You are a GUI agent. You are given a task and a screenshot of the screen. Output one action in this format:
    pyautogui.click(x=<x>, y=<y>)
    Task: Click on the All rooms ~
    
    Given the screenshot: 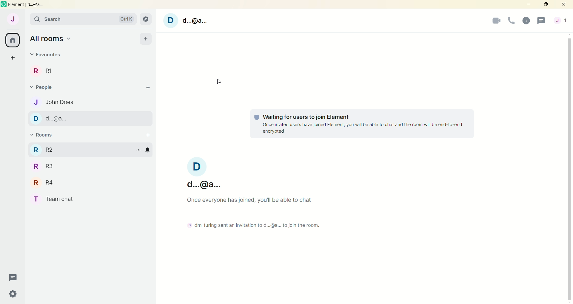 What is the action you would take?
    pyautogui.click(x=55, y=39)
    